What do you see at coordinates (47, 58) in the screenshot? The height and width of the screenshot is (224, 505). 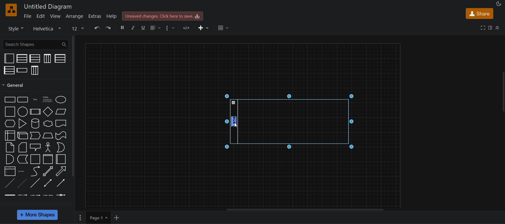 I see `vertical pool 1` at bounding box center [47, 58].